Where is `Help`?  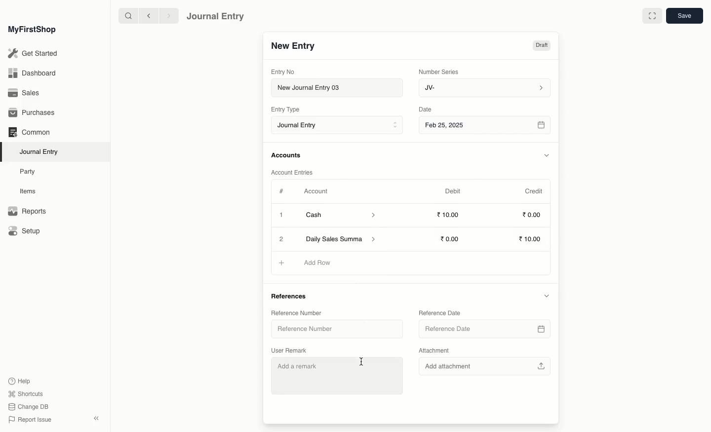 Help is located at coordinates (18, 380).